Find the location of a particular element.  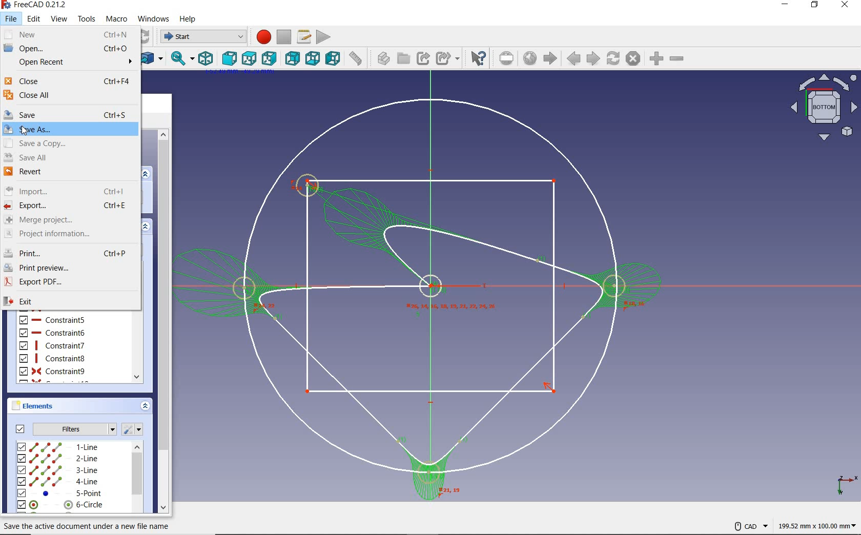

xyz plane is located at coordinates (843, 483).